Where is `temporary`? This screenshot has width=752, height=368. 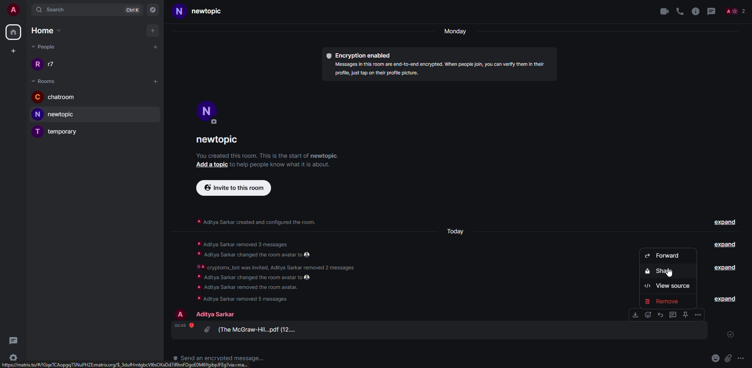
temporary is located at coordinates (60, 131).